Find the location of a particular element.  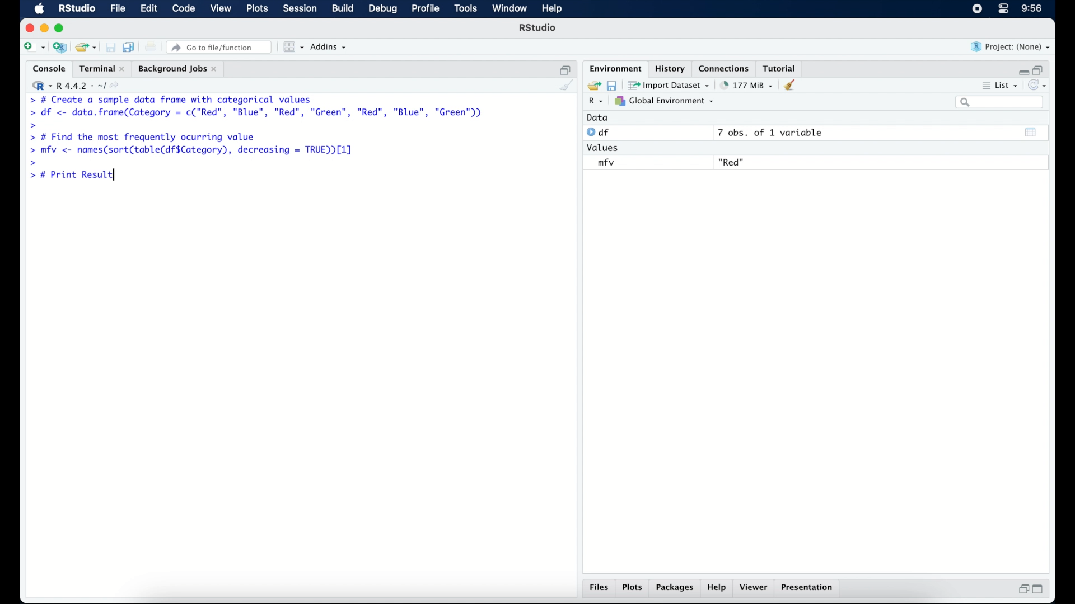

> # Print Result is located at coordinates (74, 176).